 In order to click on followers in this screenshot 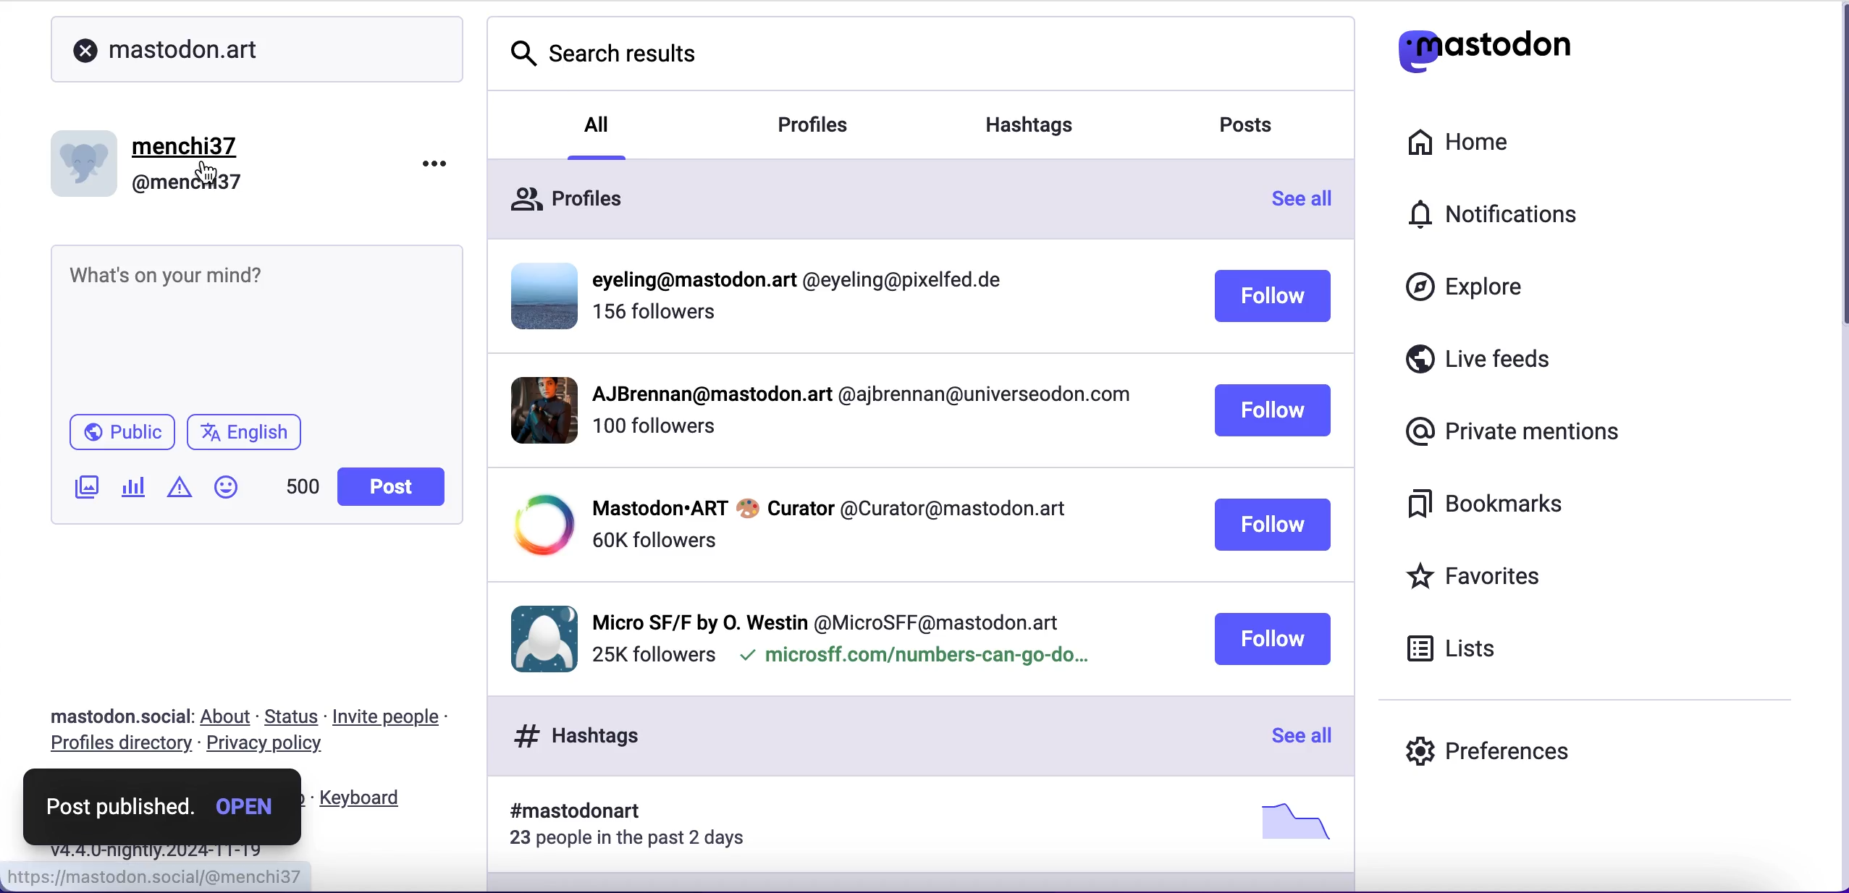, I will do `click(679, 316)`.